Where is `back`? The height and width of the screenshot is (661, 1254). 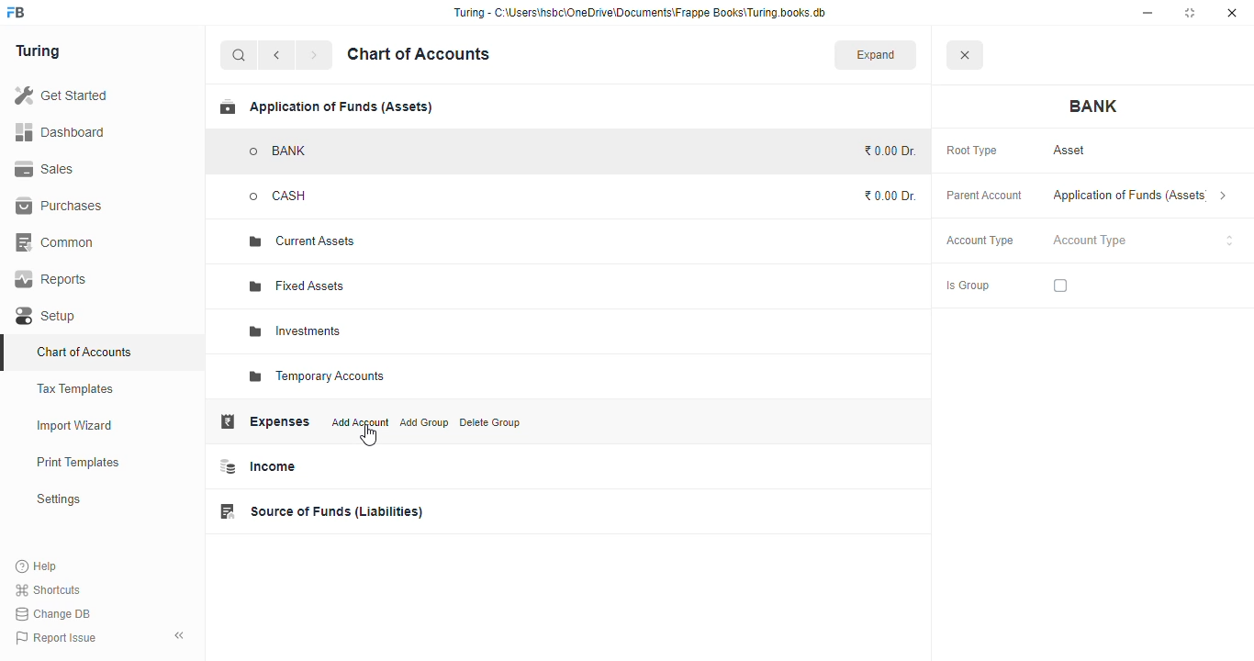
back is located at coordinates (276, 55).